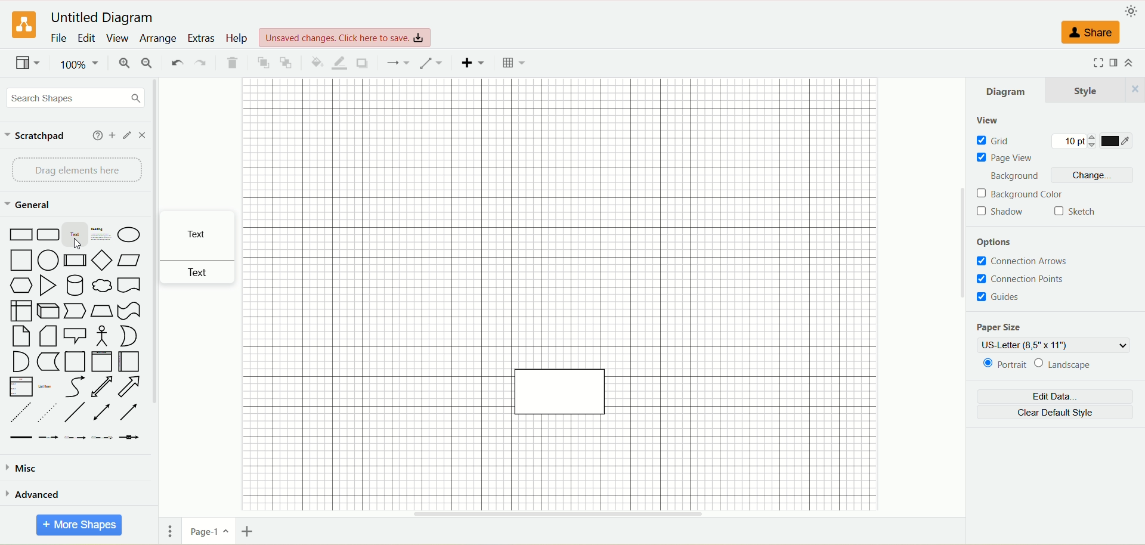 Image resolution: width=1145 pixels, height=545 pixels. What do you see at coordinates (24, 471) in the screenshot?
I see `misc` at bounding box center [24, 471].